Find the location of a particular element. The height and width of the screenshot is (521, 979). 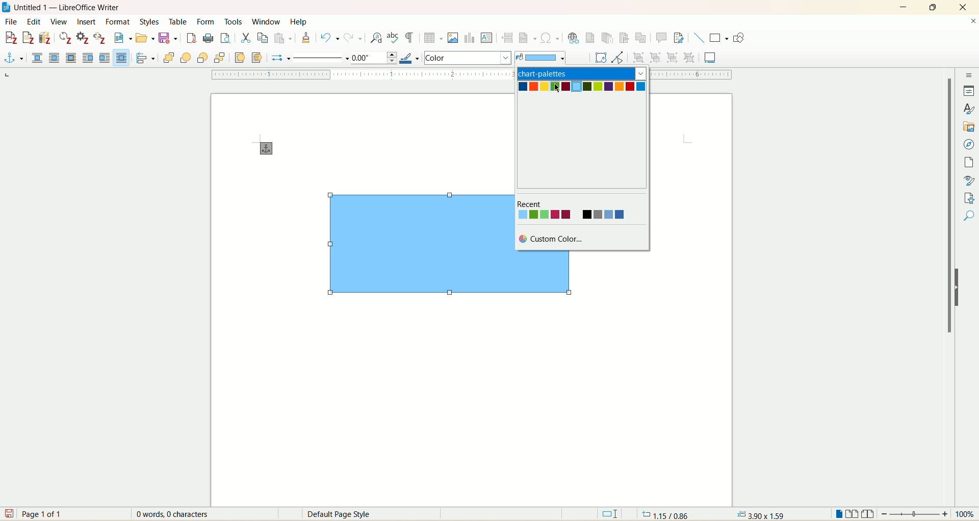

basic shapes is located at coordinates (718, 38).